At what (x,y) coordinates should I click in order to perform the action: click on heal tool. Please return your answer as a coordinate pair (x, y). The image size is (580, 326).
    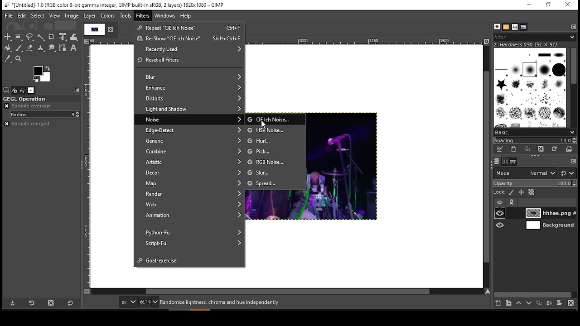
    Looking at the image, I should click on (39, 48).